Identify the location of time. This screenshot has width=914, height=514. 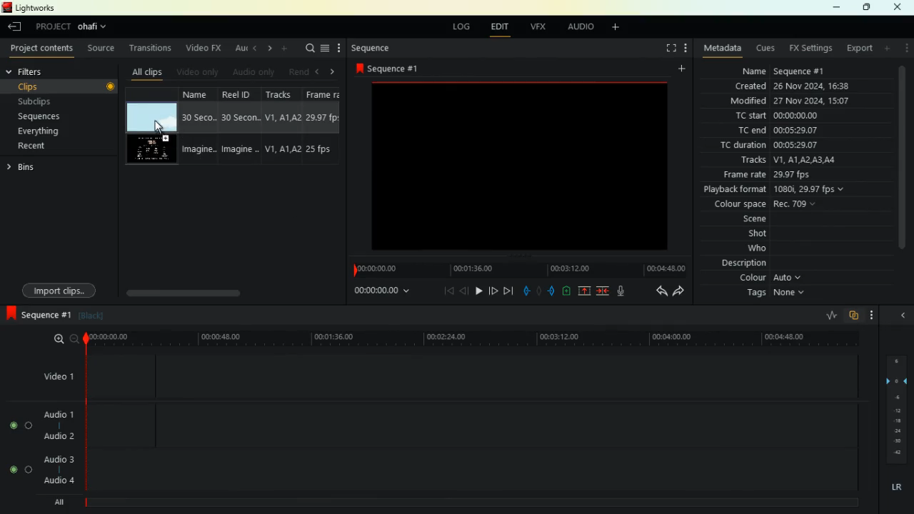
(374, 293).